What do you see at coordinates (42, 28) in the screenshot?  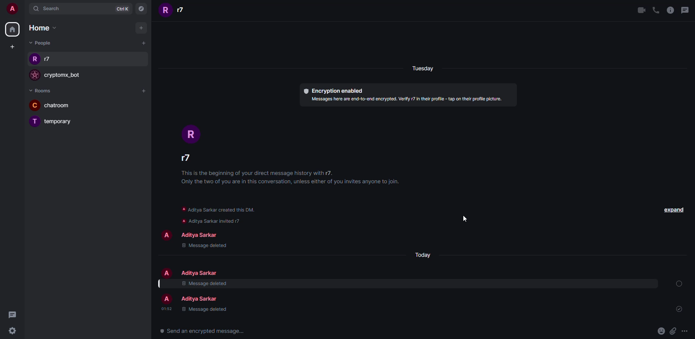 I see `home` at bounding box center [42, 28].